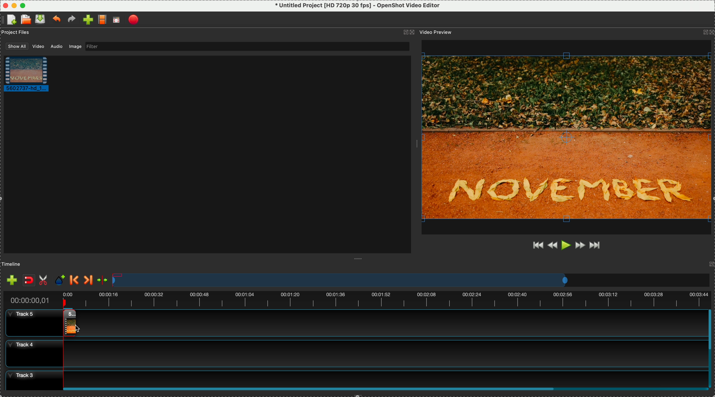  What do you see at coordinates (26, 19) in the screenshot?
I see `open a recent file` at bounding box center [26, 19].